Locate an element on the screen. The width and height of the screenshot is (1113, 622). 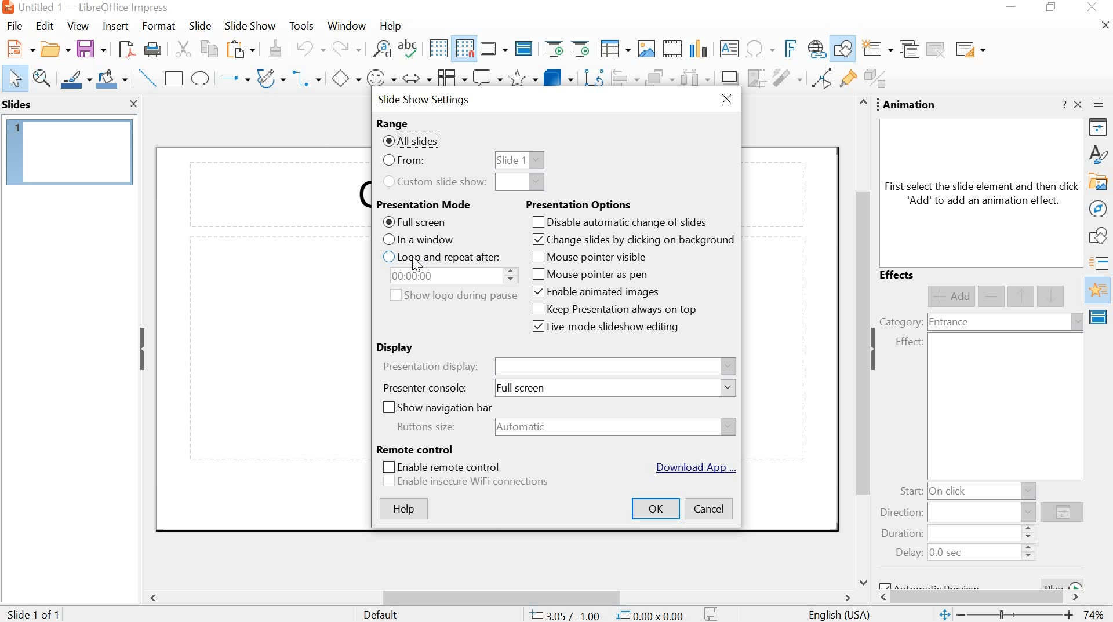
enable animated images is located at coordinates (596, 293).